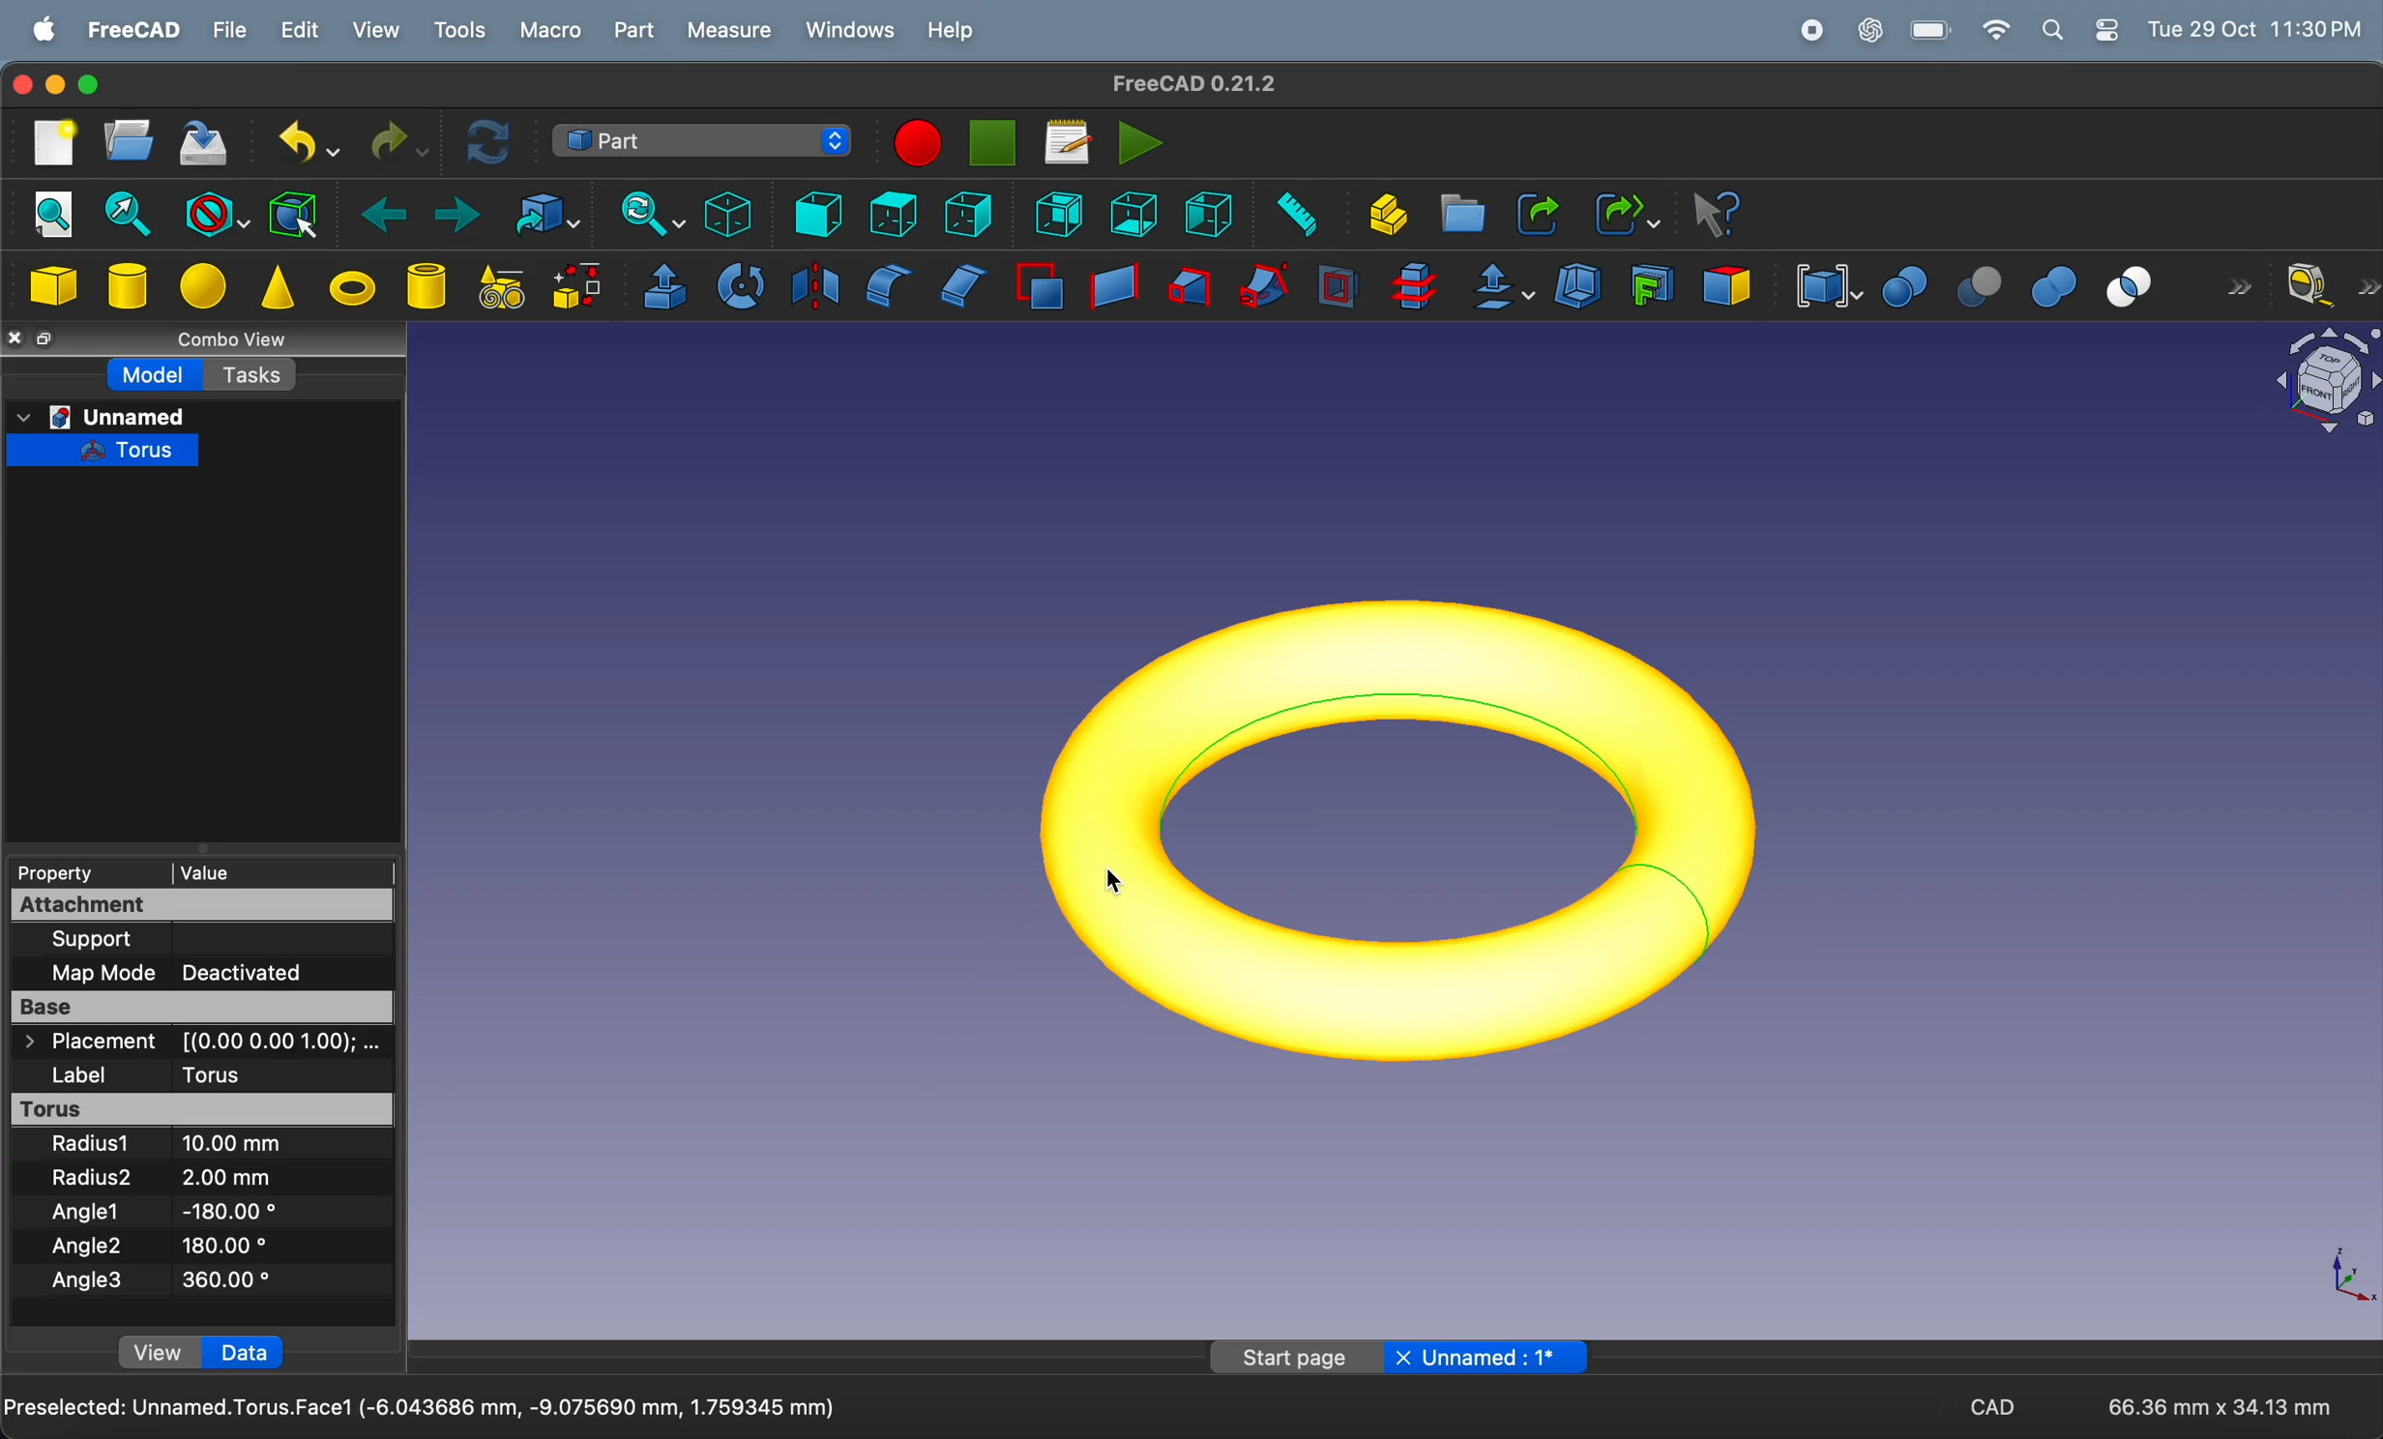  Describe the element at coordinates (1208, 216) in the screenshot. I see `left view` at that location.